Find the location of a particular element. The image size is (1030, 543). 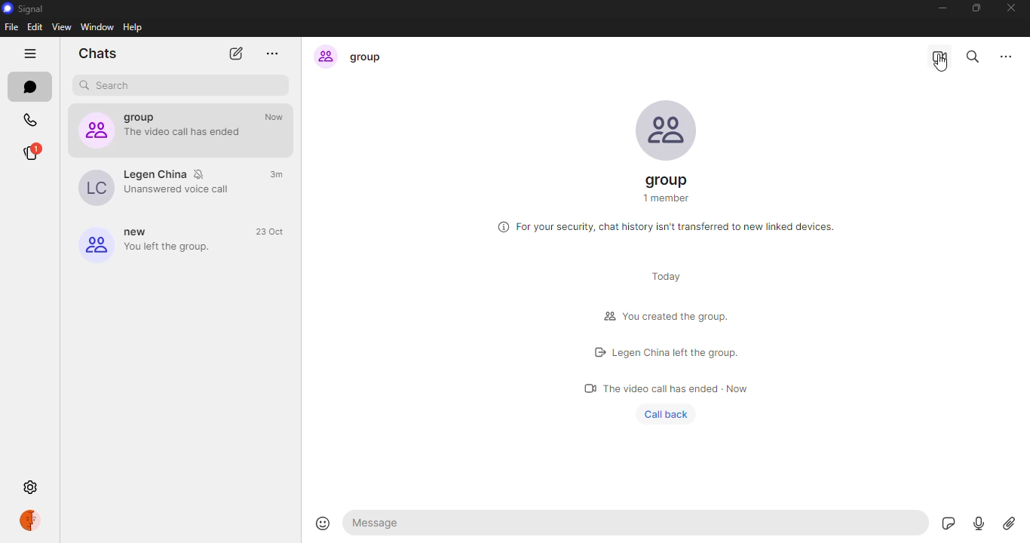

For your security, chat history isn't transferred to new linked devices. is located at coordinates (682, 225).